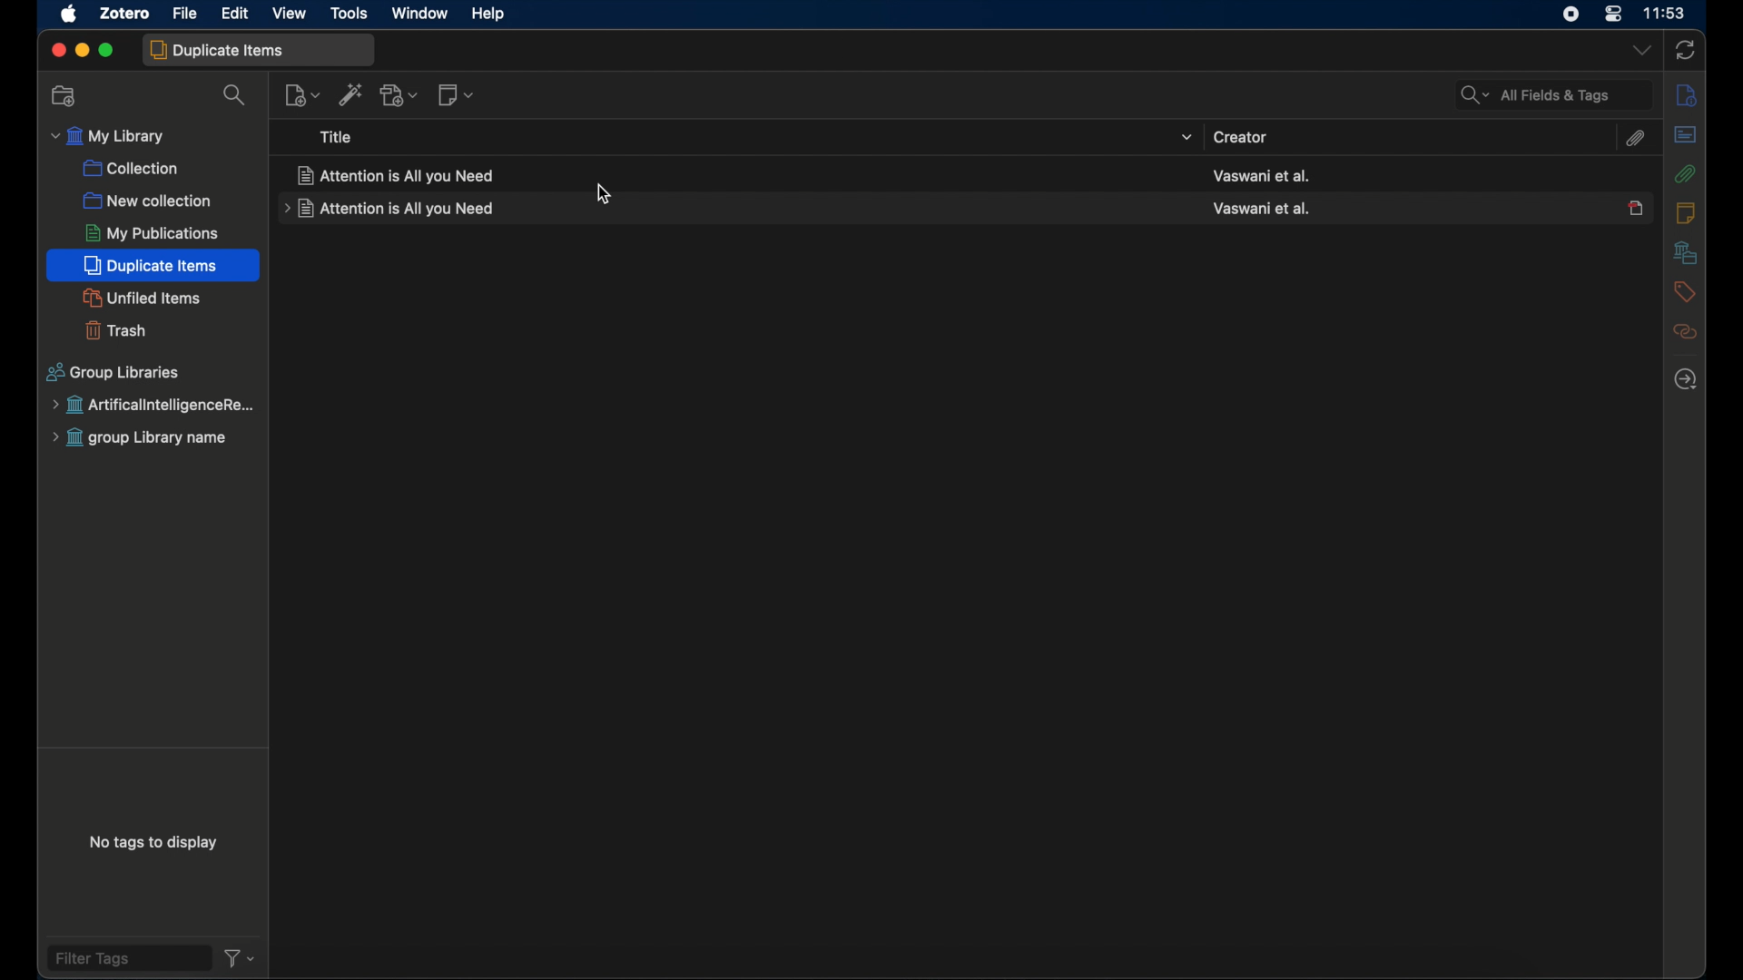  Describe the element at coordinates (1686, 380) in the screenshot. I see `locate` at that location.